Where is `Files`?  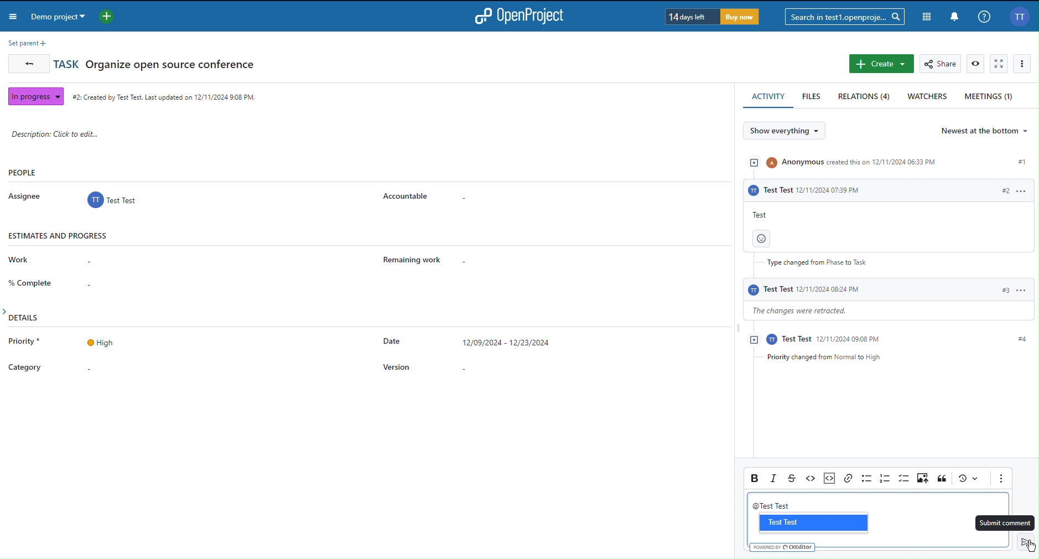
Files is located at coordinates (813, 97).